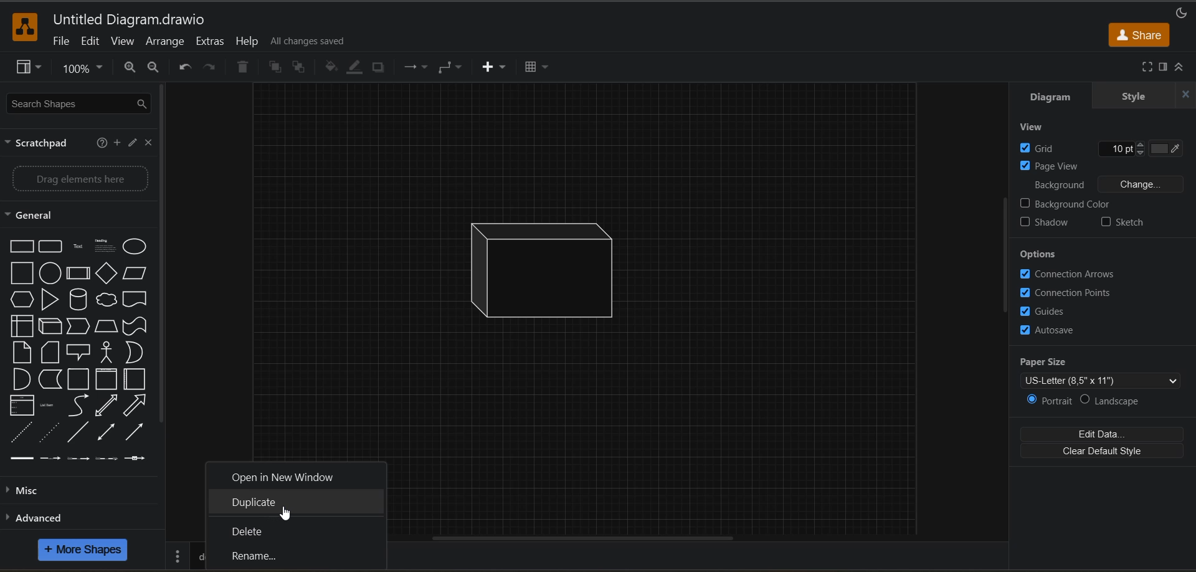  Describe the element at coordinates (186, 67) in the screenshot. I see `undo` at that location.